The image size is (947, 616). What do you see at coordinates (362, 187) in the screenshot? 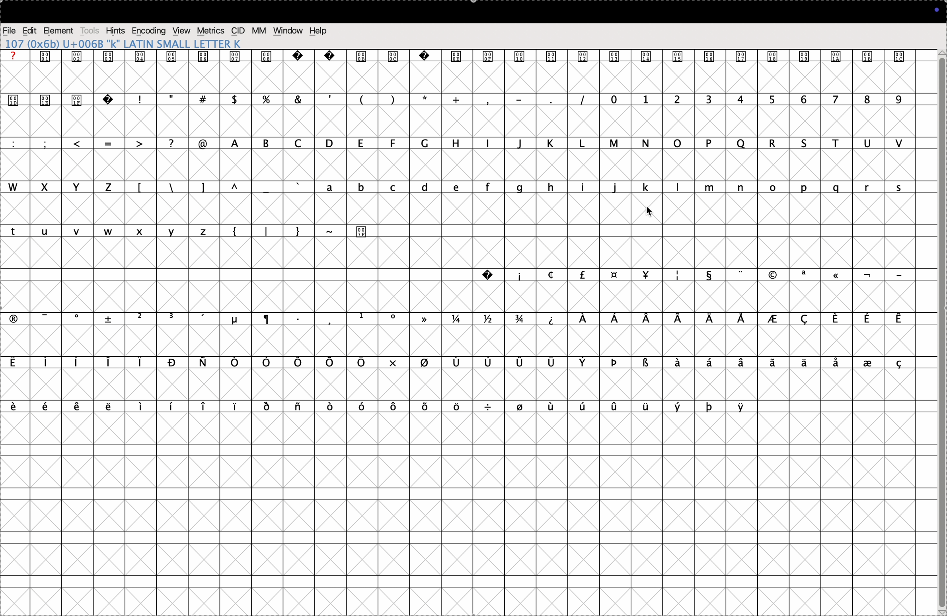
I see `b` at bounding box center [362, 187].